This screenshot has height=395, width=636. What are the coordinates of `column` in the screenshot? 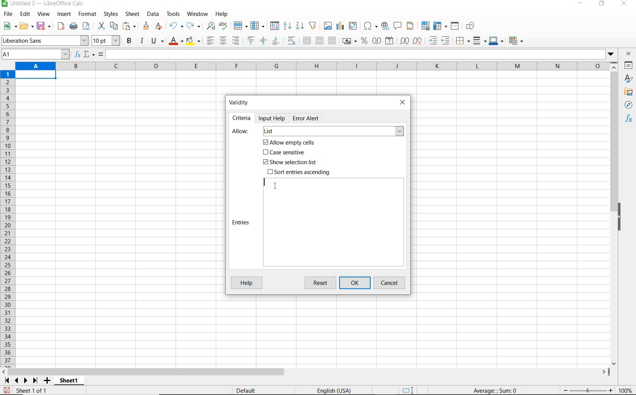 It's located at (258, 26).